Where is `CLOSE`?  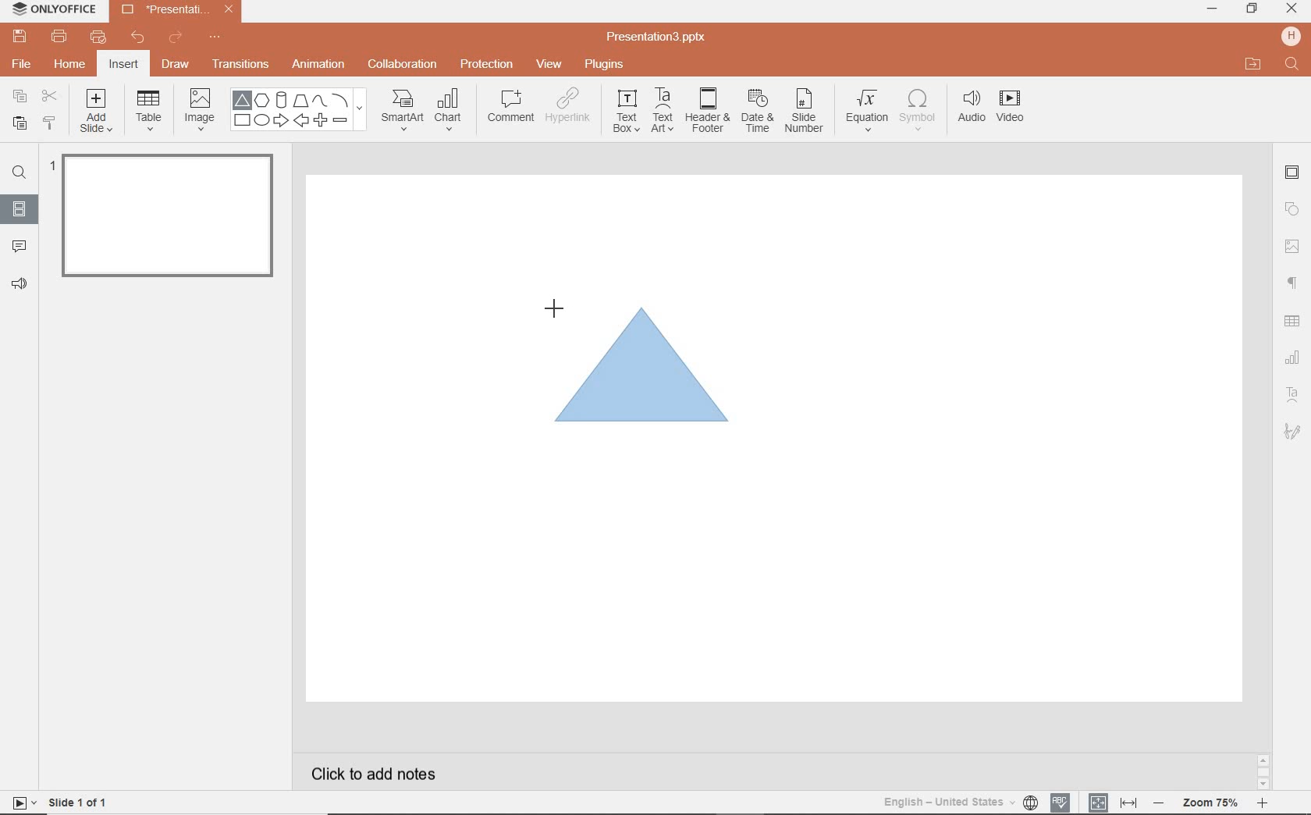
CLOSE is located at coordinates (1291, 9).